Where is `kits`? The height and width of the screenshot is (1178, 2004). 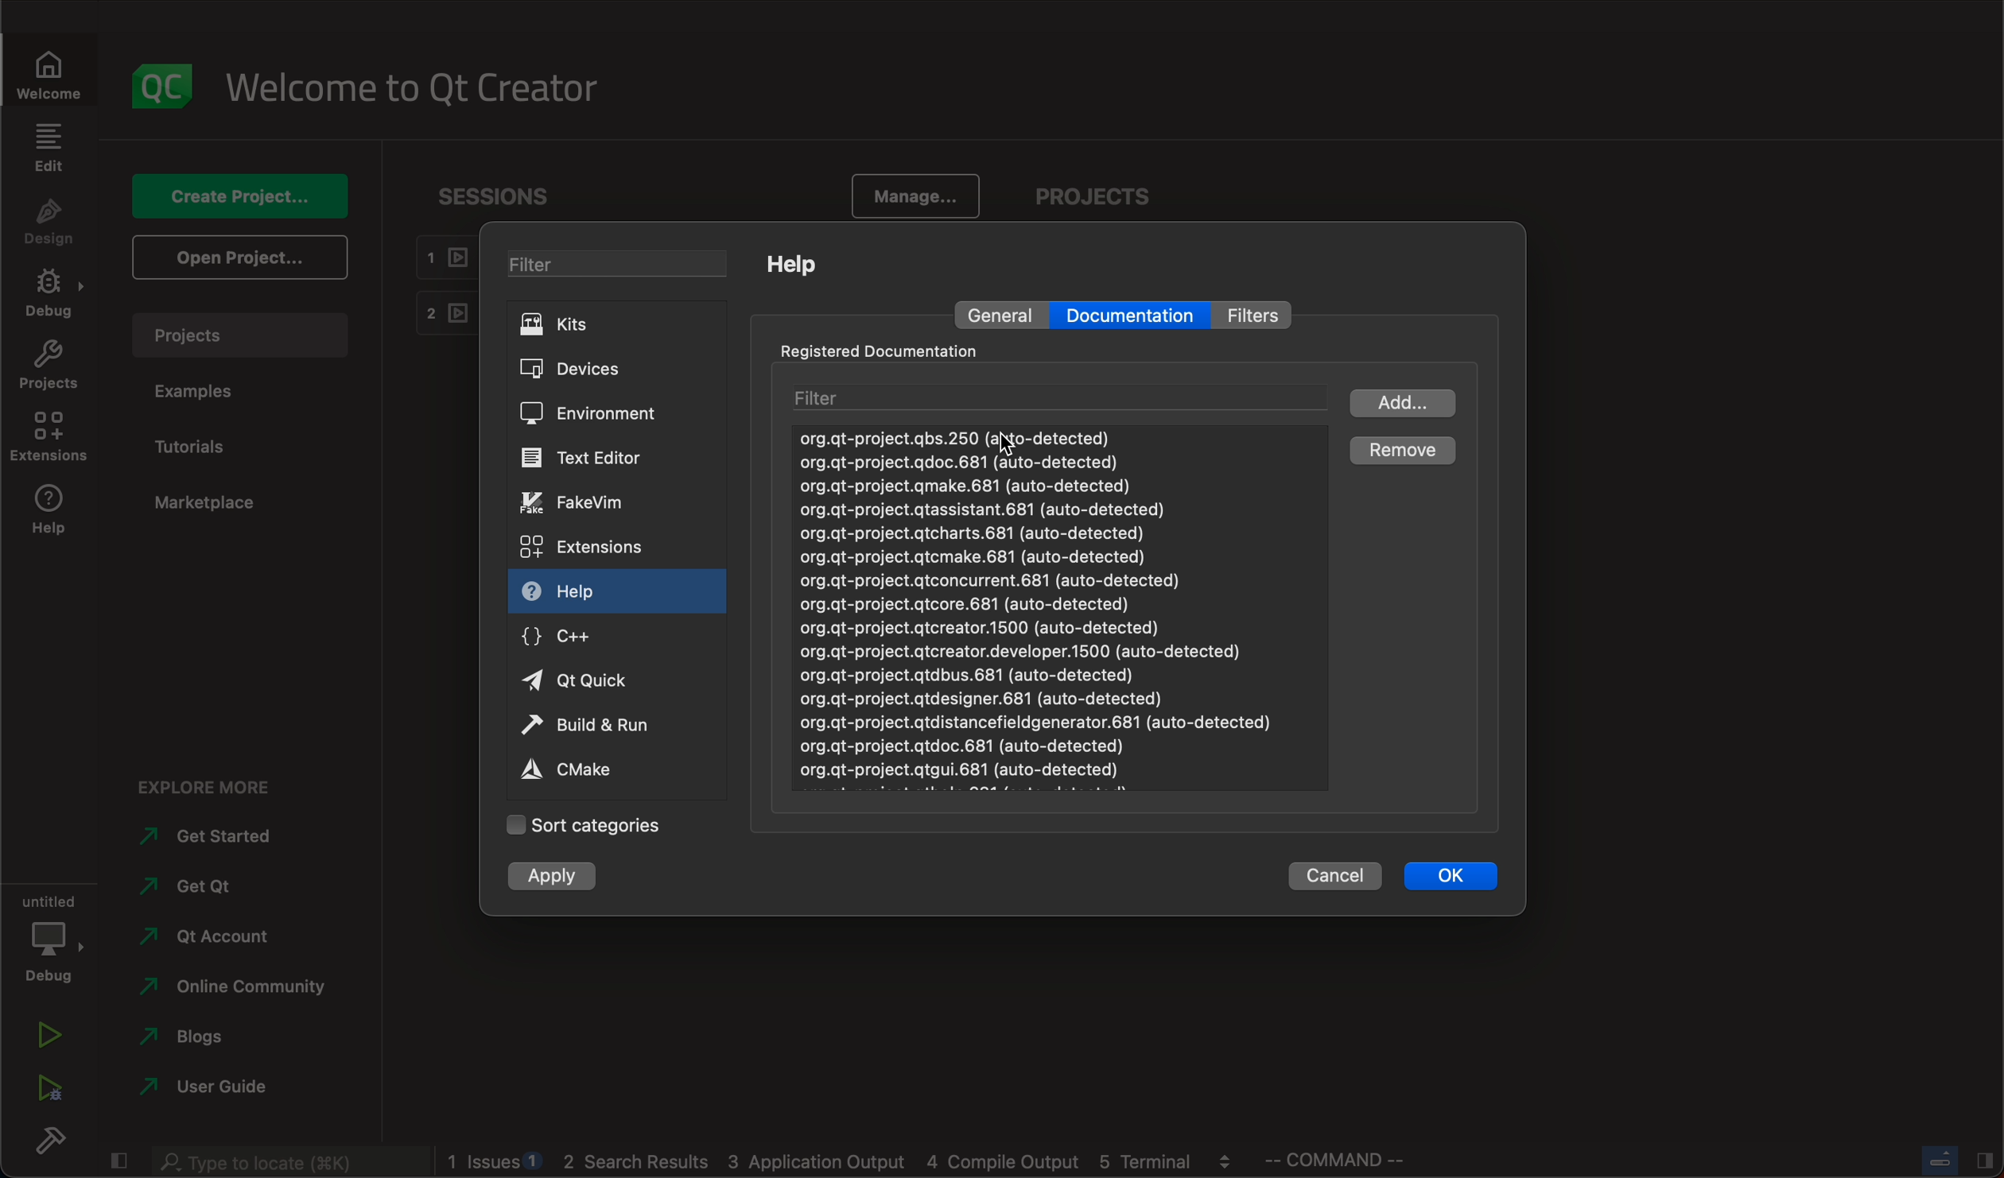 kits is located at coordinates (624, 327).